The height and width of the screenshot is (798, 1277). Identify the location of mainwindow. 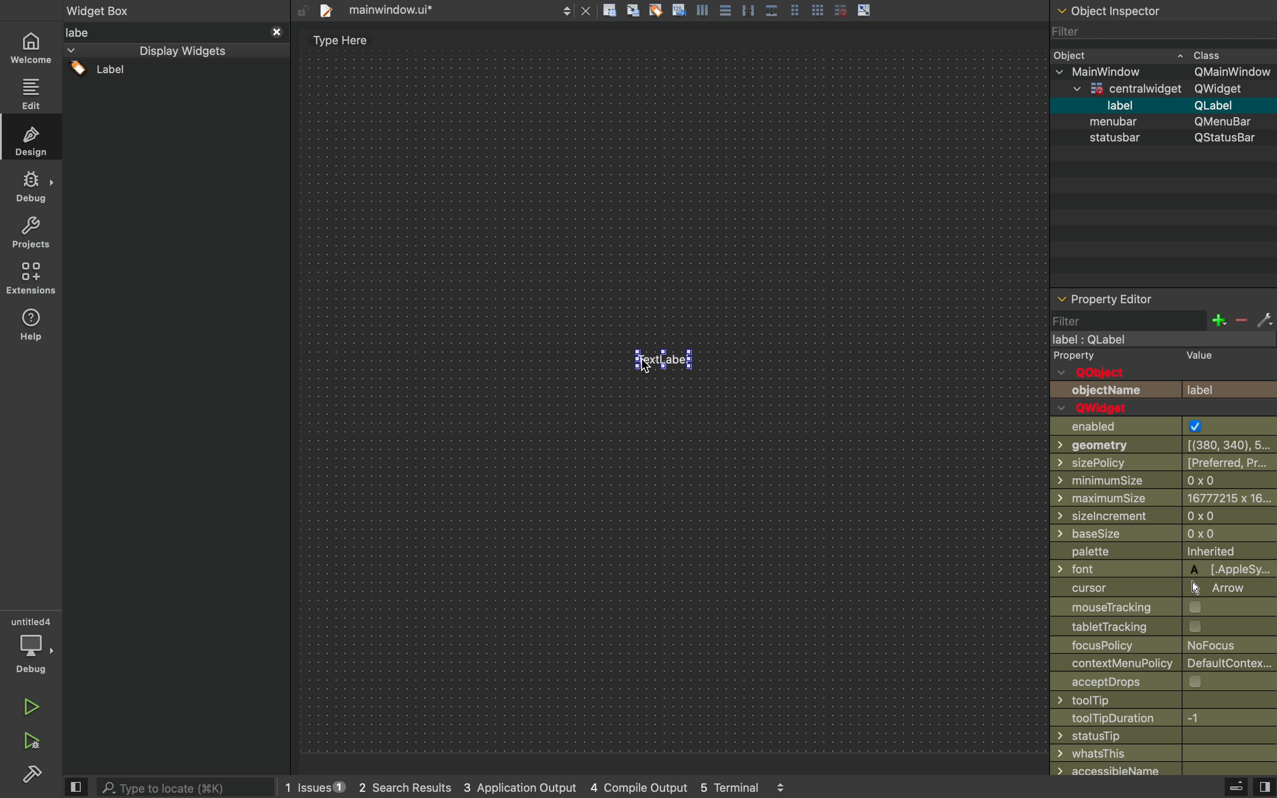
(1168, 71).